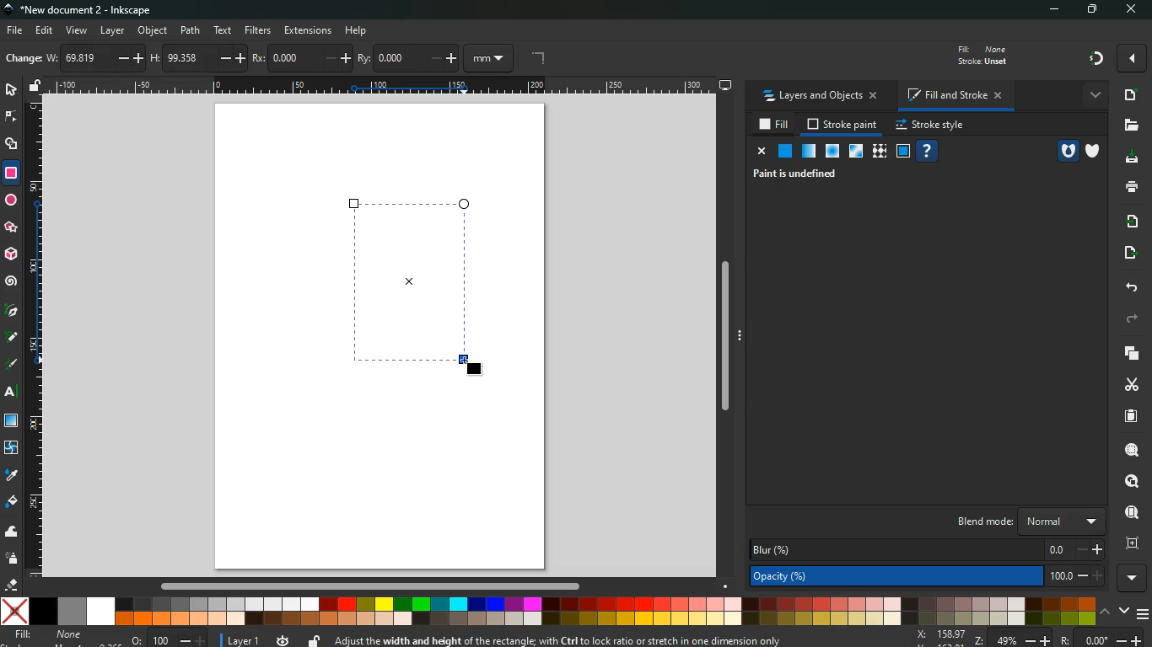 The image size is (1152, 647). Describe the element at coordinates (773, 126) in the screenshot. I see `fill` at that location.